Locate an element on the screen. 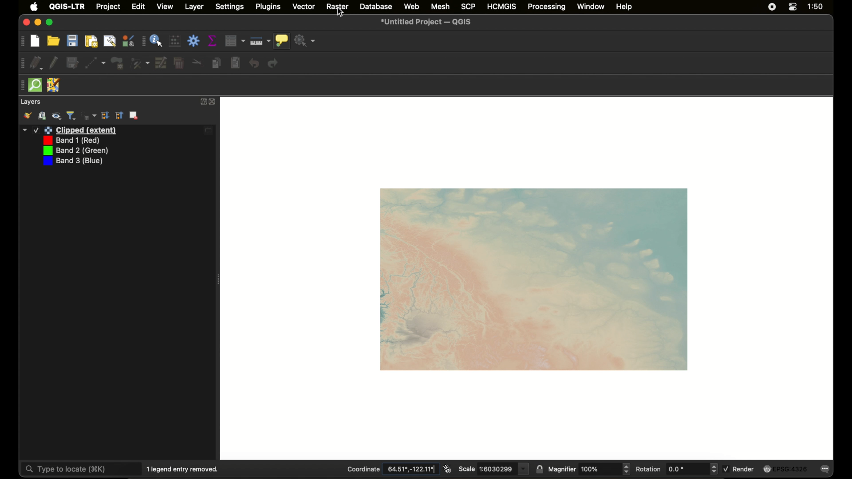 This screenshot has height=479, width=852. layer is located at coordinates (194, 7).